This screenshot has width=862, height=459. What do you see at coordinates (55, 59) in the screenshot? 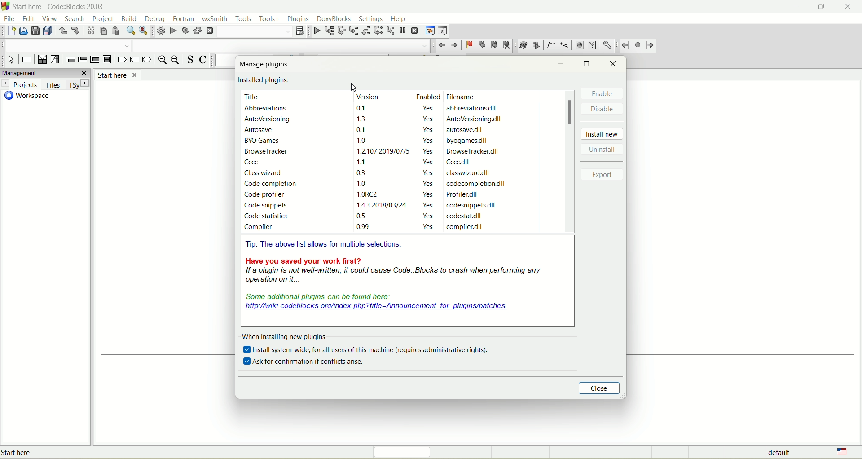
I see `selection` at bounding box center [55, 59].